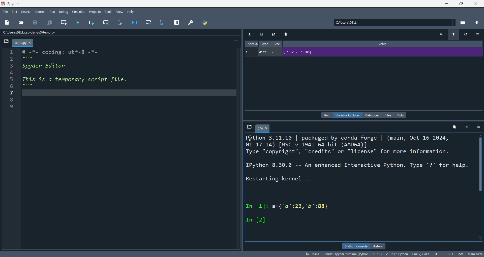 This screenshot has width=484, height=257. Describe the element at coordinates (264, 44) in the screenshot. I see `type` at that location.